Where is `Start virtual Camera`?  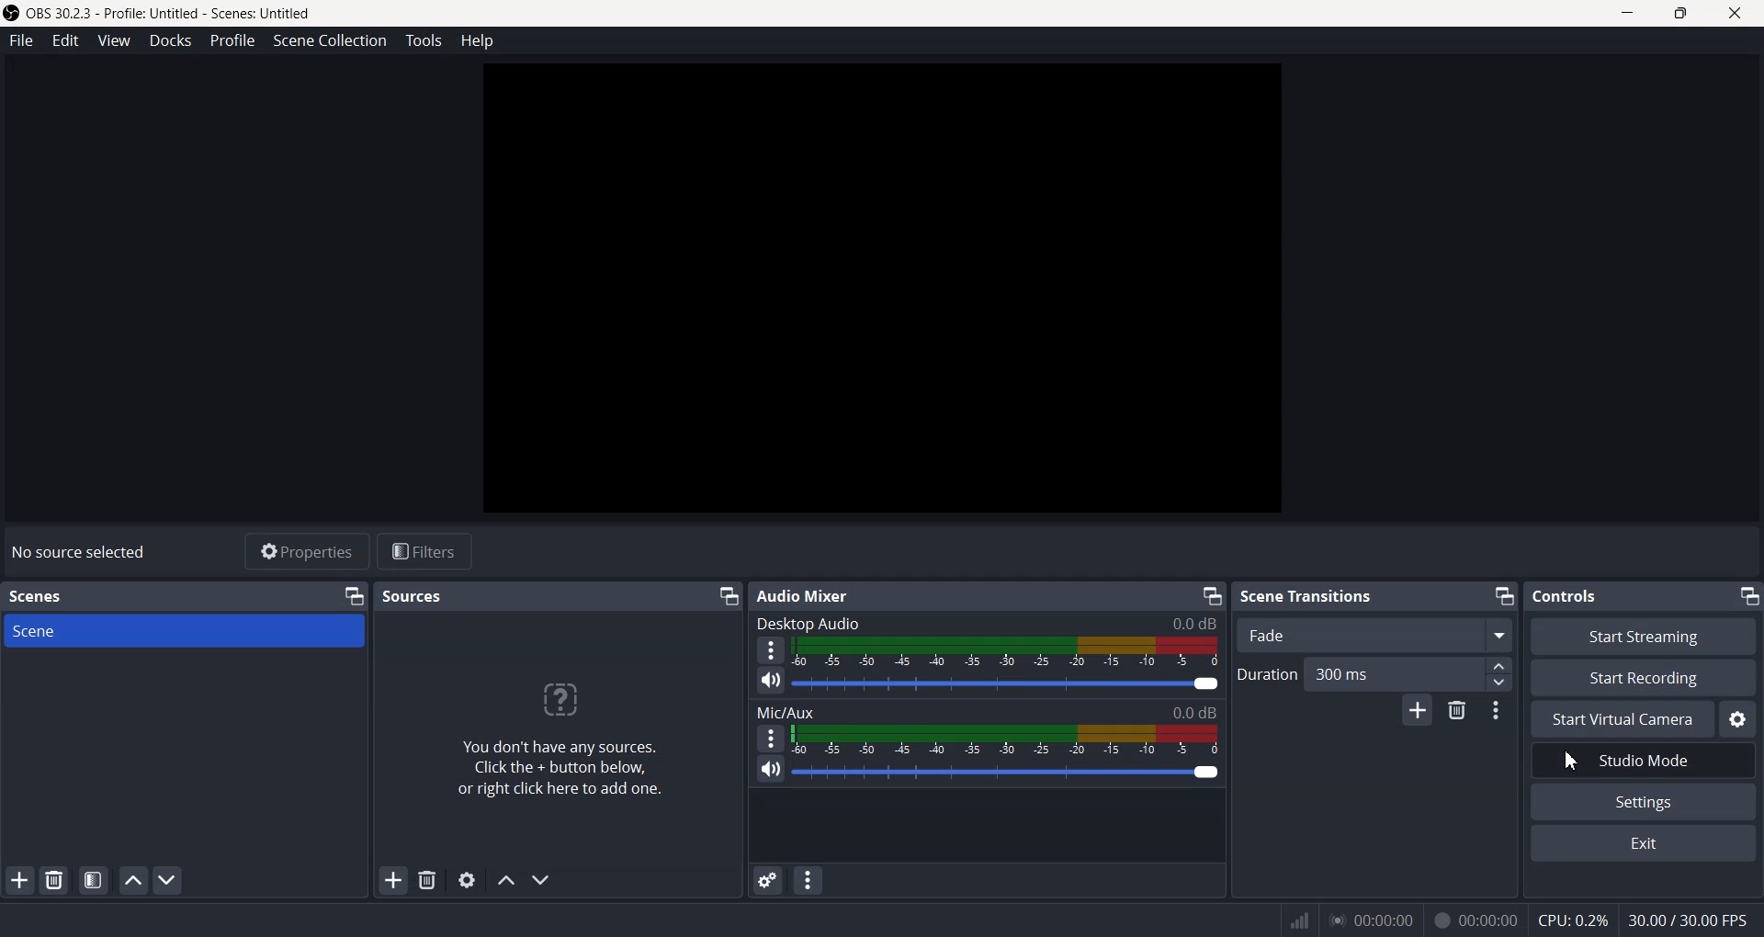 Start virtual Camera is located at coordinates (1621, 718).